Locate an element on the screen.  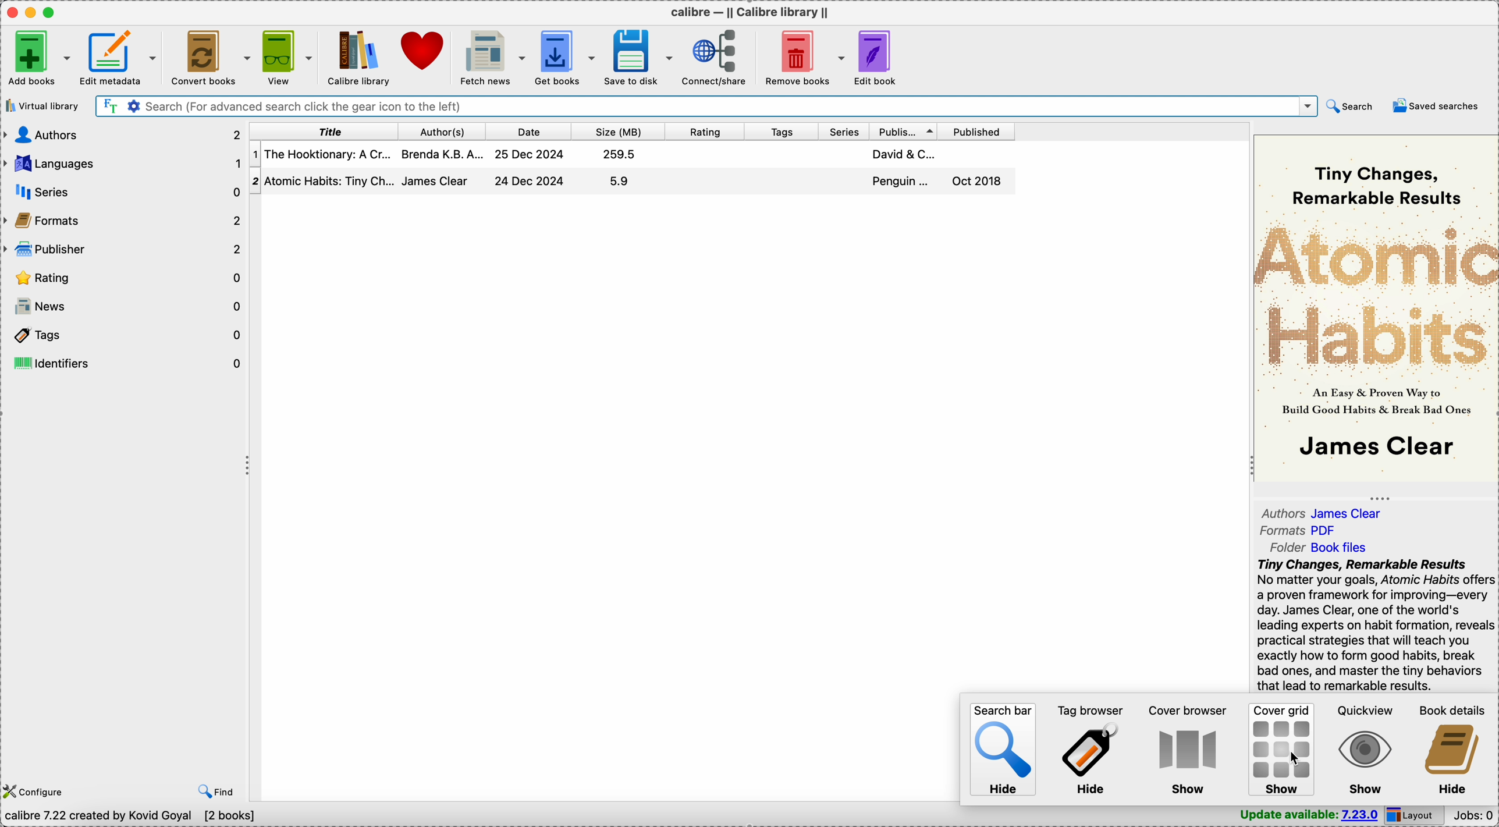
size is located at coordinates (619, 131).